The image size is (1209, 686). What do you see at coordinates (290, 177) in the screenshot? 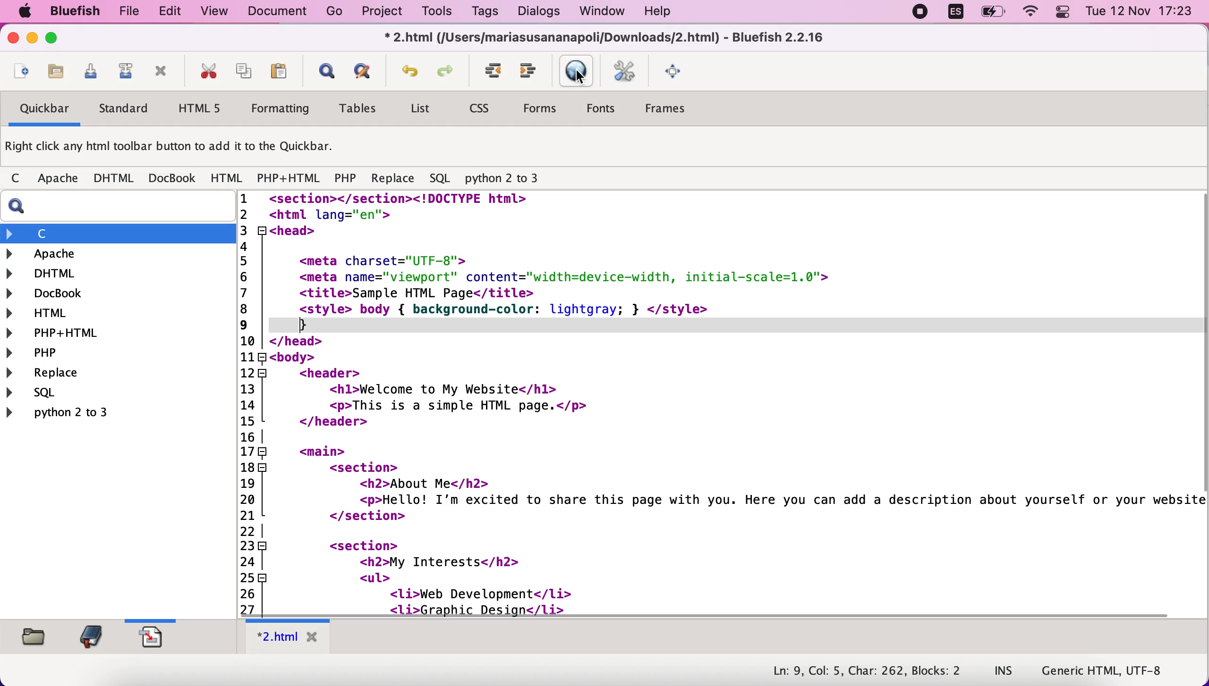
I see `php+html` at bounding box center [290, 177].